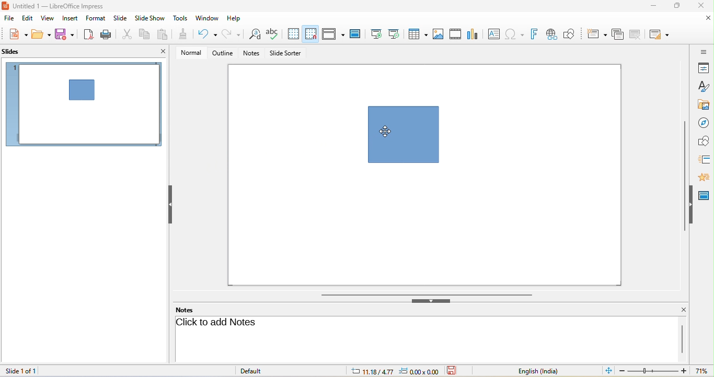 The height and width of the screenshot is (377, 714). Describe the element at coordinates (652, 6) in the screenshot. I see `minimize` at that location.